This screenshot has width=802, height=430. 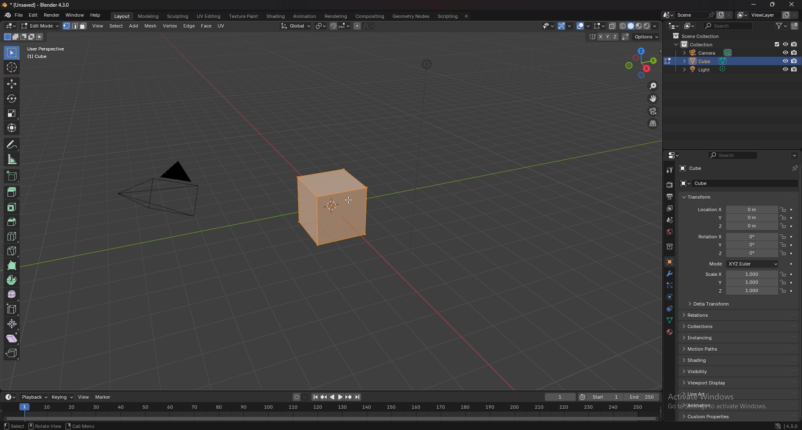 I want to click on move, so click(x=11, y=84).